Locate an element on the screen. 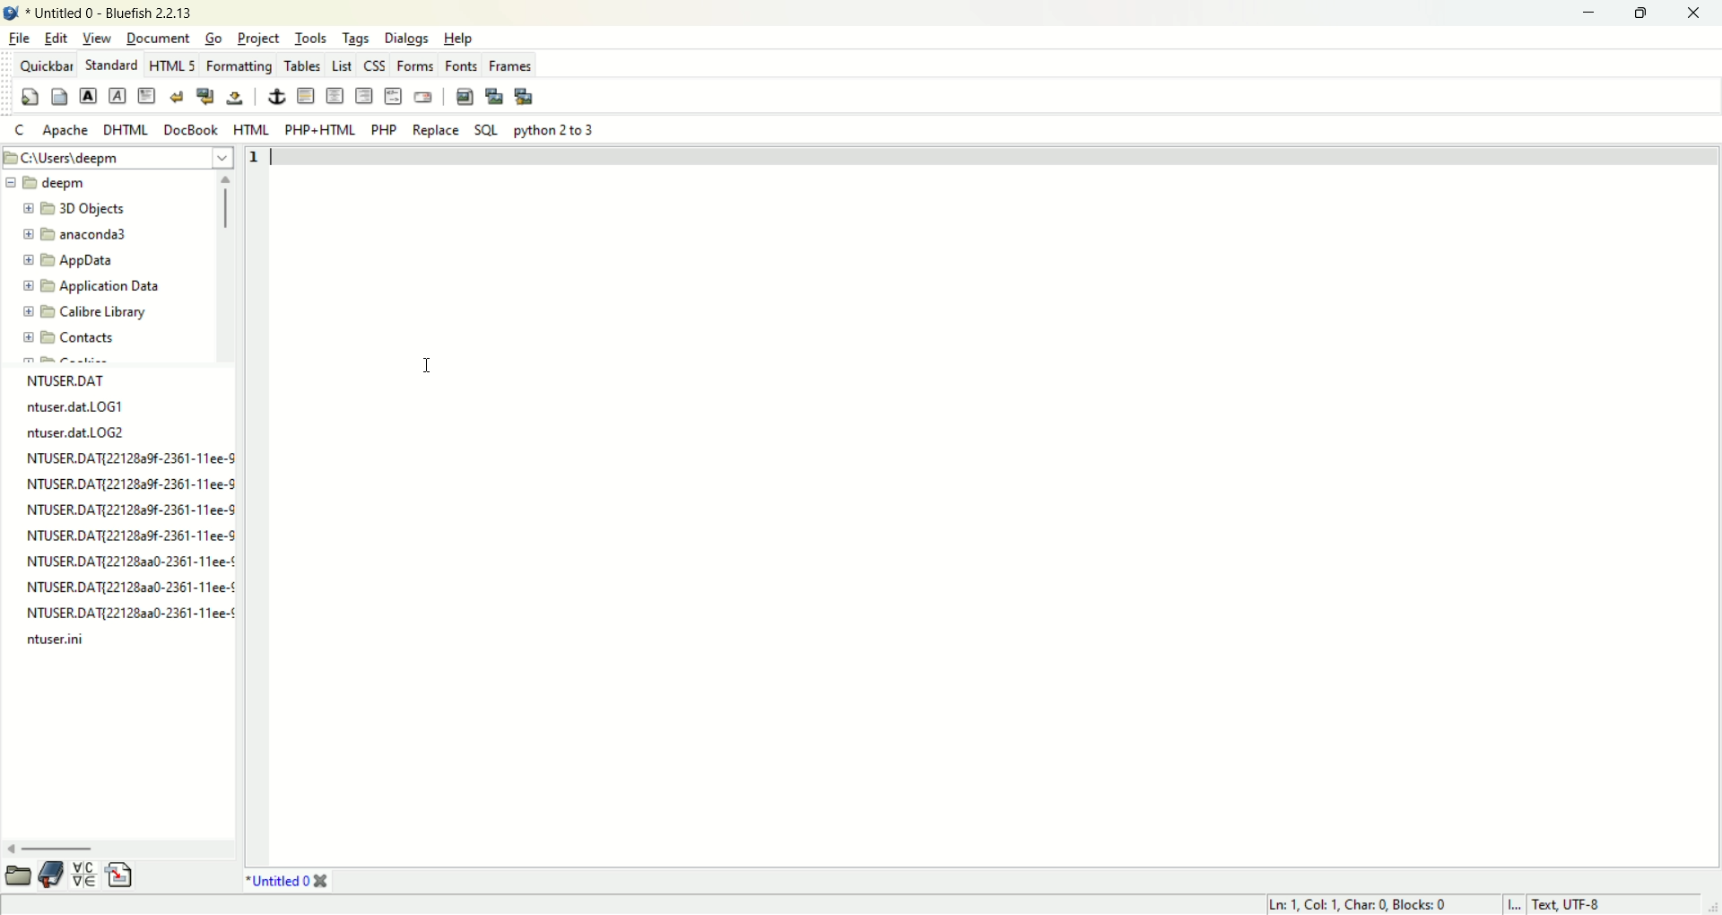 This screenshot has height=915, width=1722. horizontal scroll bar is located at coordinates (114, 847).